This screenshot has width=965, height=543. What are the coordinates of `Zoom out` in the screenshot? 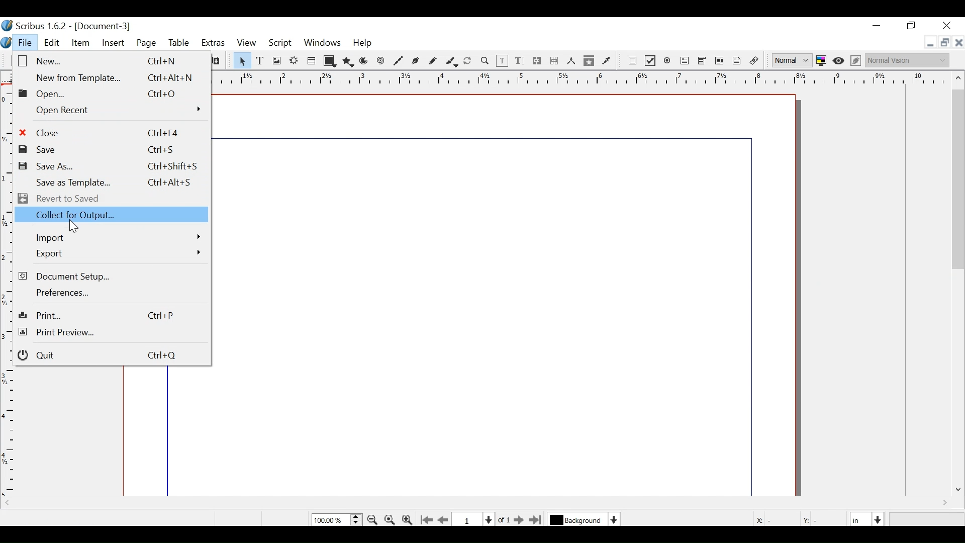 It's located at (408, 520).